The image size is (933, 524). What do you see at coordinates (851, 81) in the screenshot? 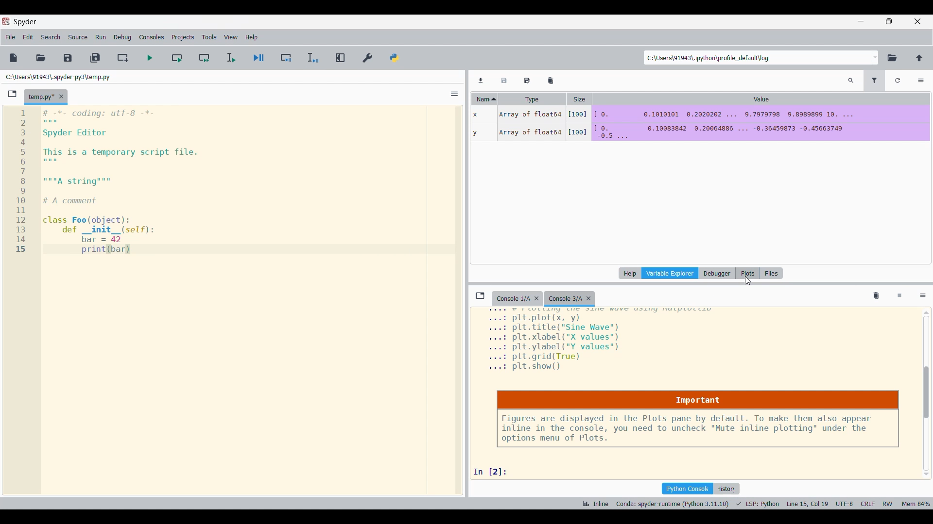
I see `Search variables by names and types` at bounding box center [851, 81].